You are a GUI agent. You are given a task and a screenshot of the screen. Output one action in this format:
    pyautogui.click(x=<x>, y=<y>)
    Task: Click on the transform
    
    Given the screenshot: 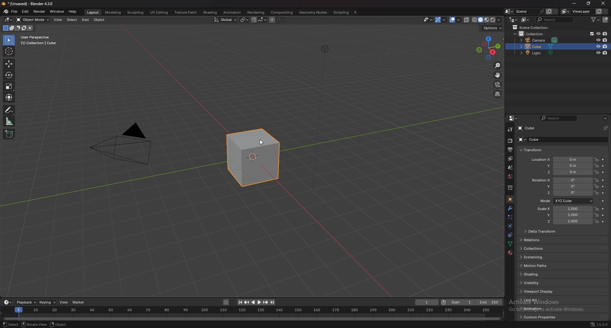 What is the action you would take?
    pyautogui.click(x=10, y=97)
    